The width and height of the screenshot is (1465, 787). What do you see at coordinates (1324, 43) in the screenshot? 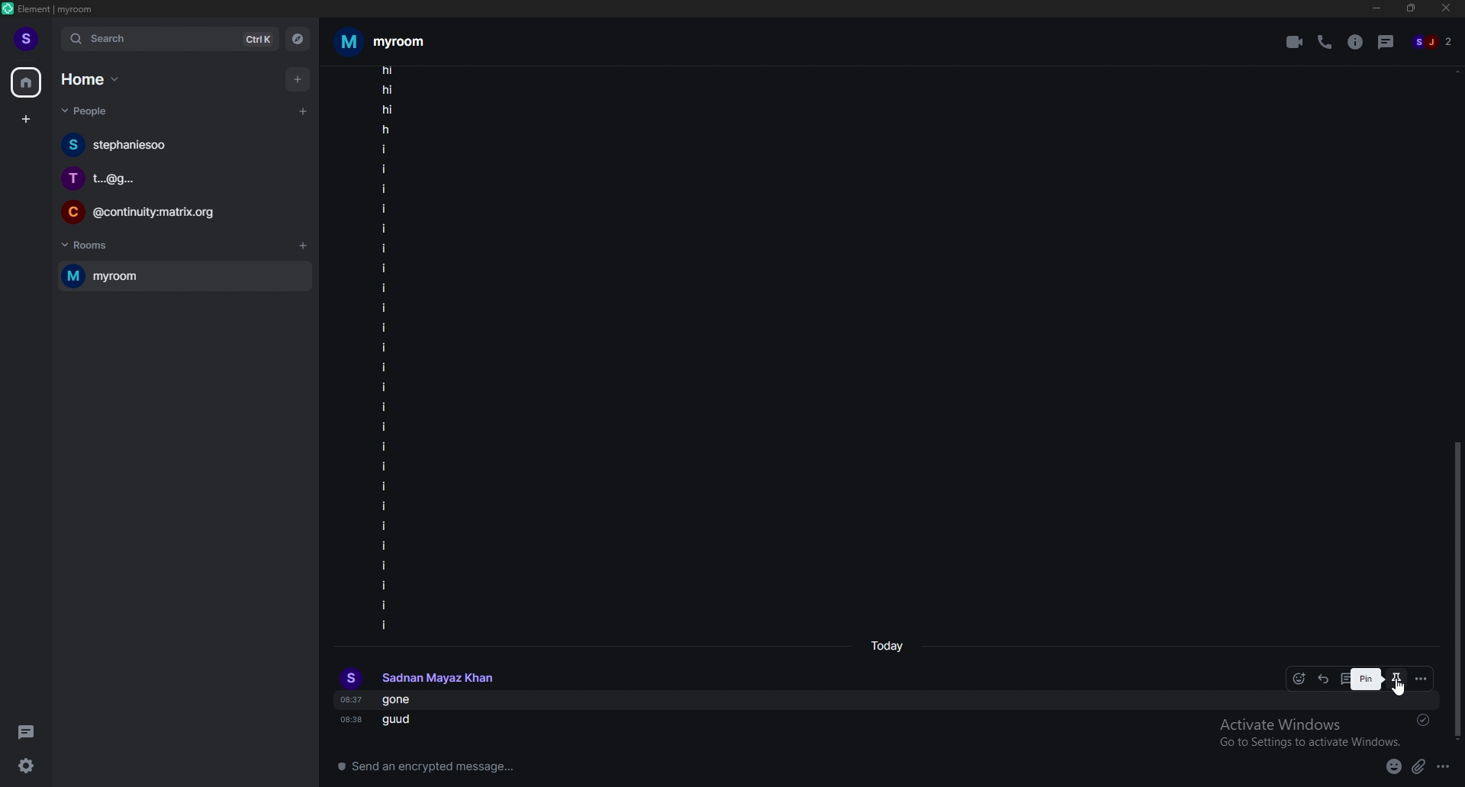
I see `voice call` at bounding box center [1324, 43].